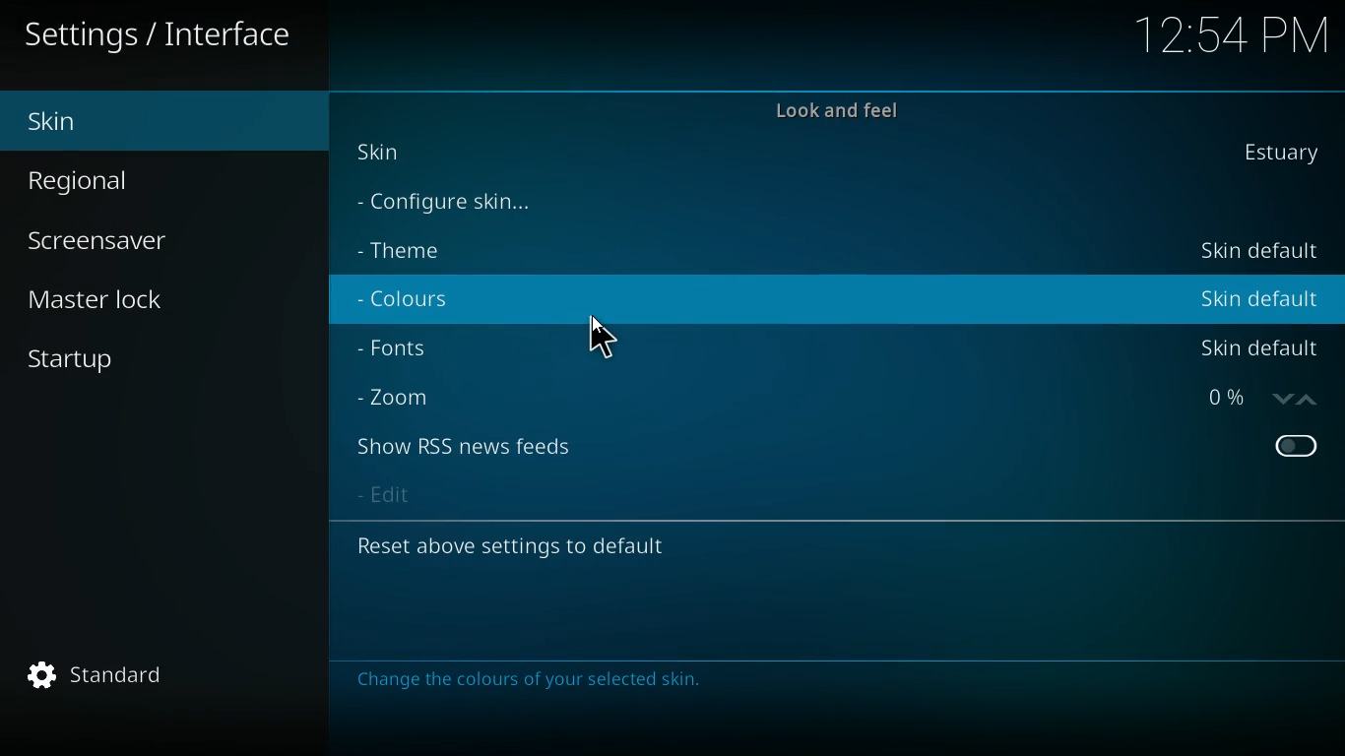 This screenshot has height=756, width=1345. What do you see at coordinates (1233, 32) in the screenshot?
I see `time` at bounding box center [1233, 32].